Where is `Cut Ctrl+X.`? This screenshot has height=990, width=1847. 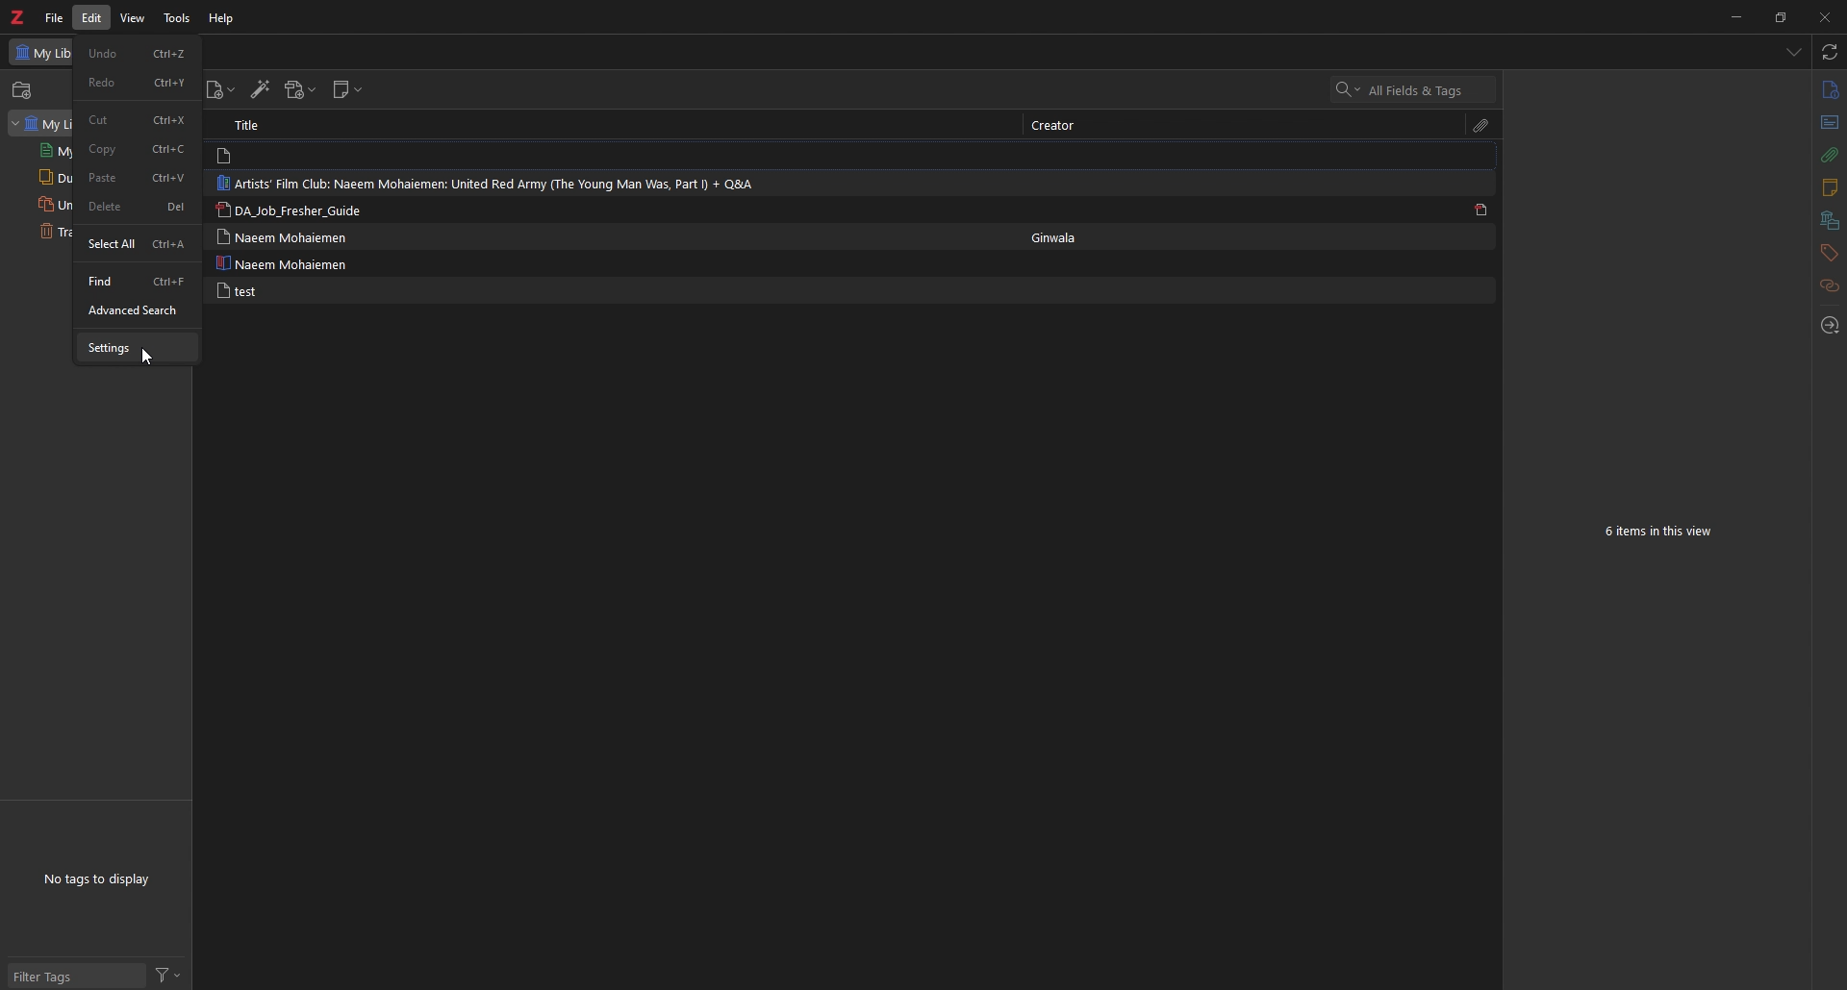 Cut Ctrl+X. is located at coordinates (136, 119).